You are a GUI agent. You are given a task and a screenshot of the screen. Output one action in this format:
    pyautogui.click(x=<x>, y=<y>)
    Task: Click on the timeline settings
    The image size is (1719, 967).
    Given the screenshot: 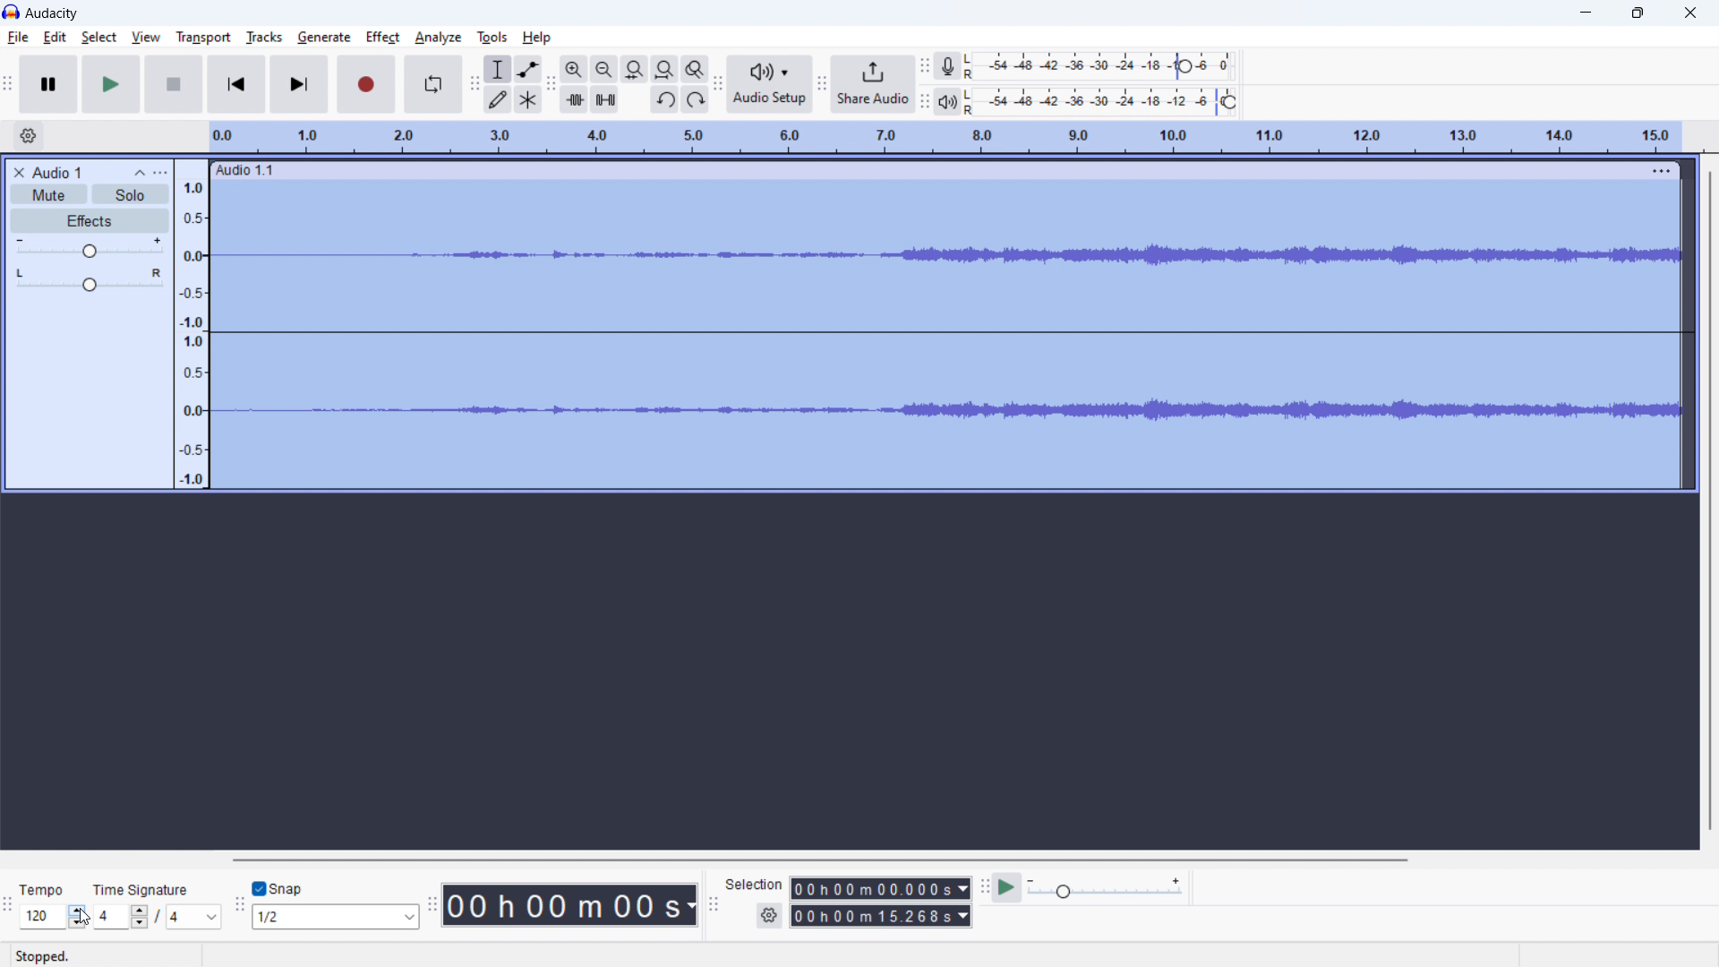 What is the action you would take?
    pyautogui.click(x=29, y=136)
    